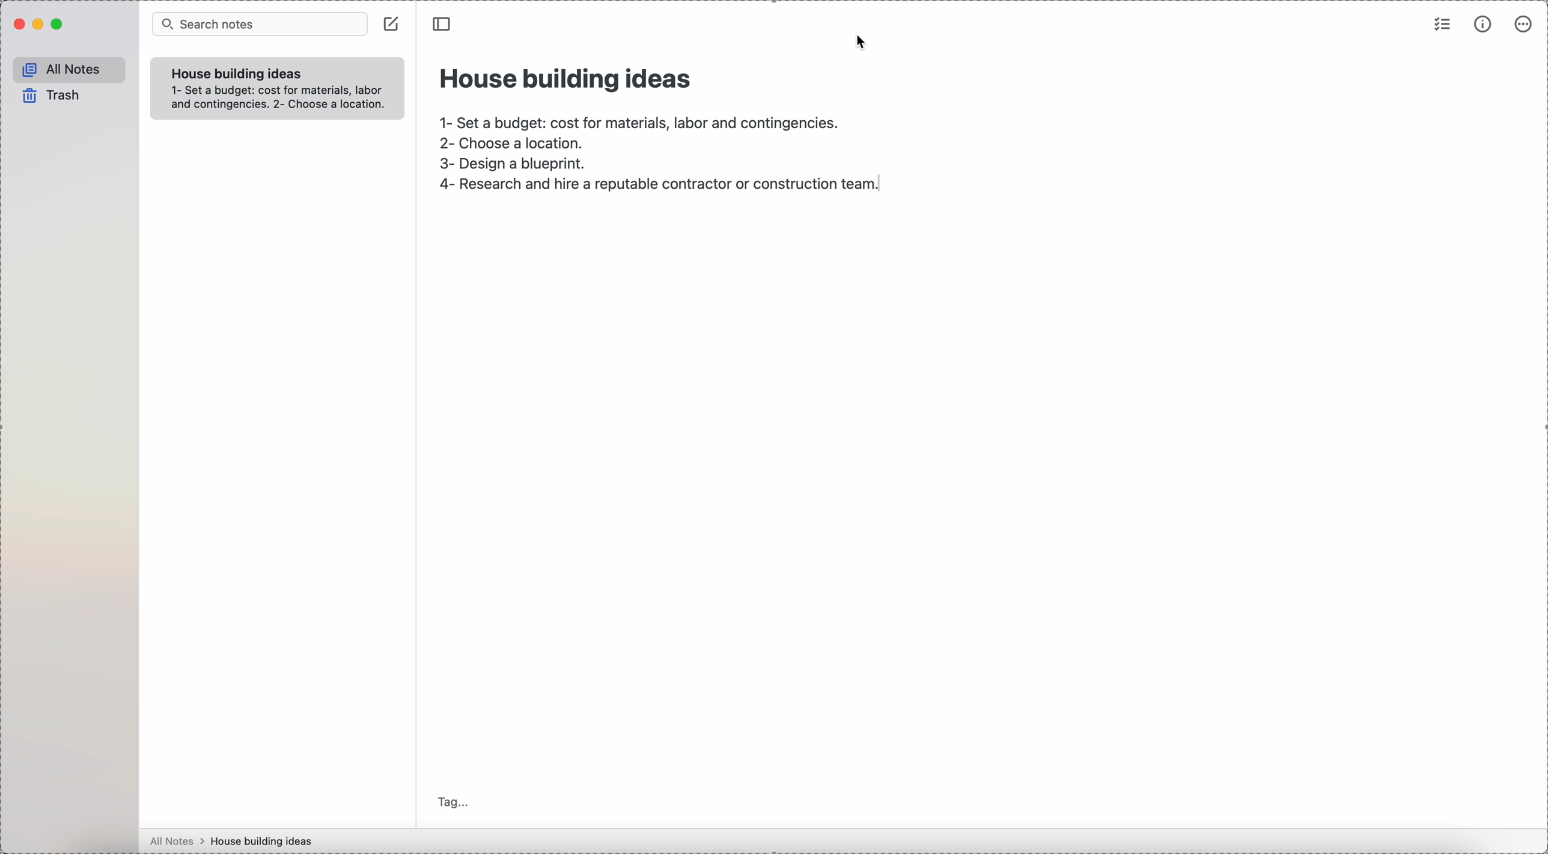 The image size is (1548, 854). I want to click on create note, so click(394, 28).